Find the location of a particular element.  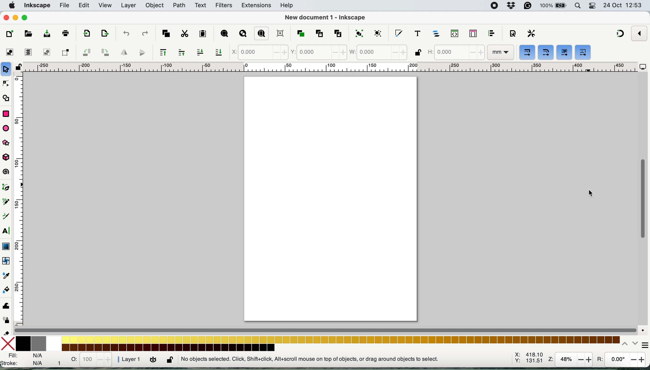

raise selection one step is located at coordinates (182, 53).